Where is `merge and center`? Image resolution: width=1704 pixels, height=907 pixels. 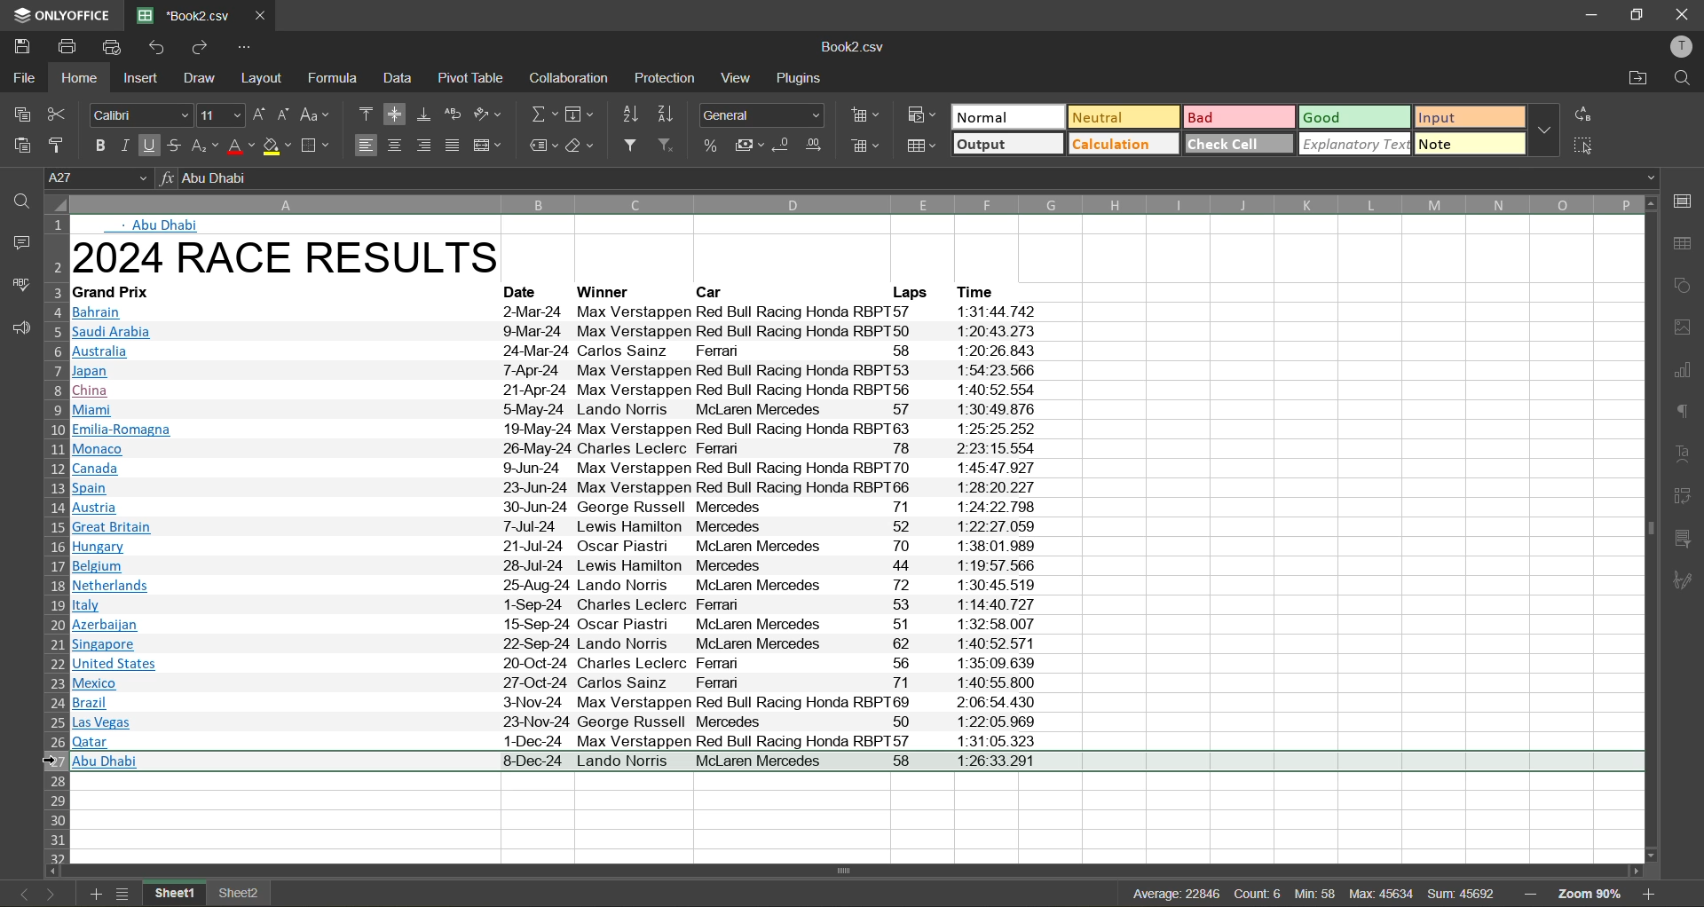
merge and center is located at coordinates (490, 146).